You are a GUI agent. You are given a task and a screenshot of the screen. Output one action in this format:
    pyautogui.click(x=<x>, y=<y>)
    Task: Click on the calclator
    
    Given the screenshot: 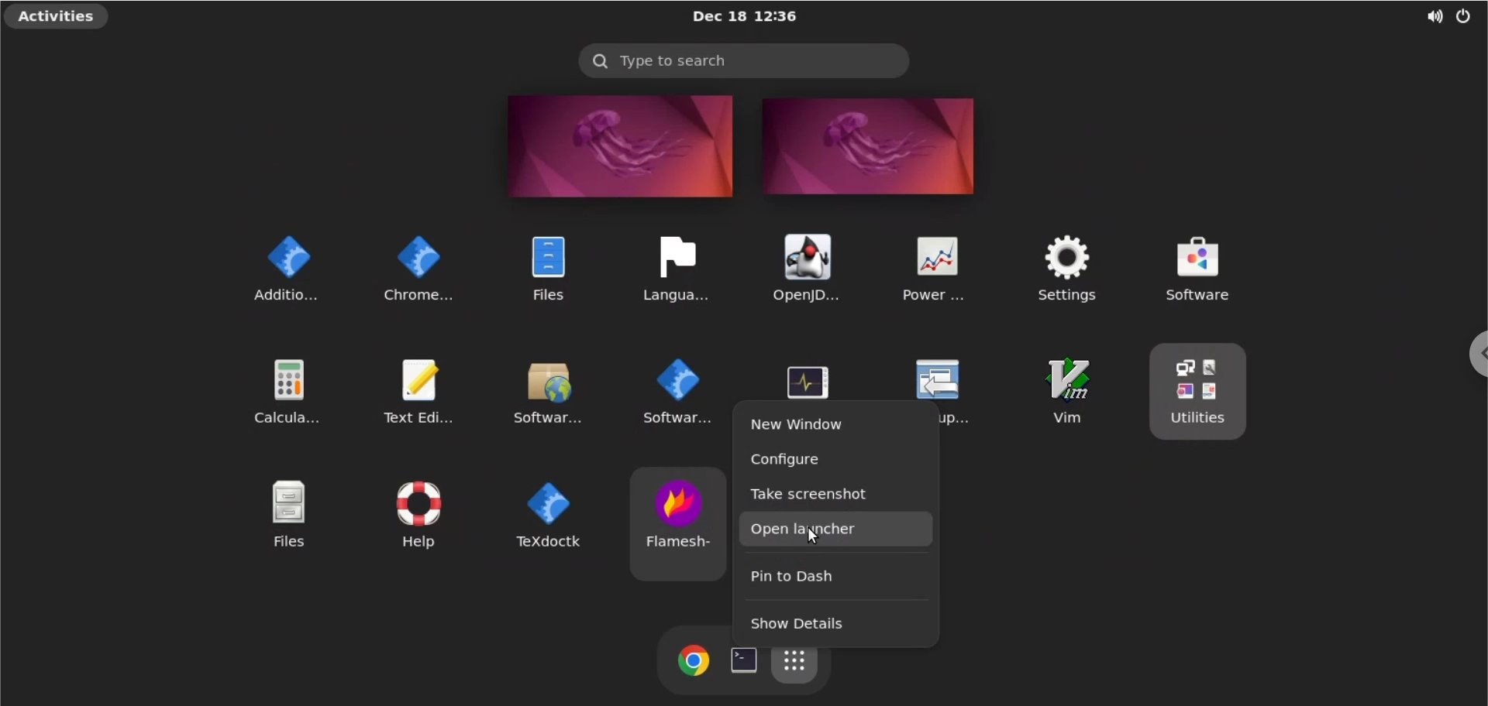 What is the action you would take?
    pyautogui.click(x=285, y=387)
    